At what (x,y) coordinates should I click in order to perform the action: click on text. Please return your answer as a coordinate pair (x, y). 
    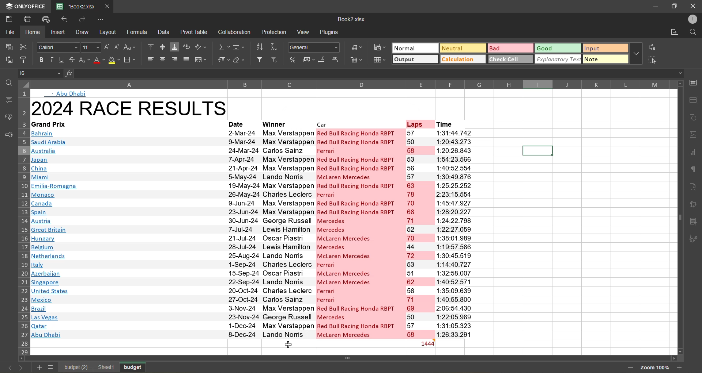
    Looking at the image, I should click on (695, 187).